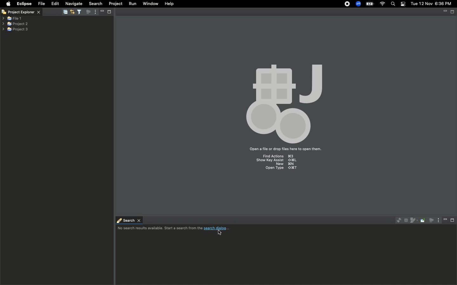 This screenshot has width=457, height=285. I want to click on Cancel current search, so click(405, 220).